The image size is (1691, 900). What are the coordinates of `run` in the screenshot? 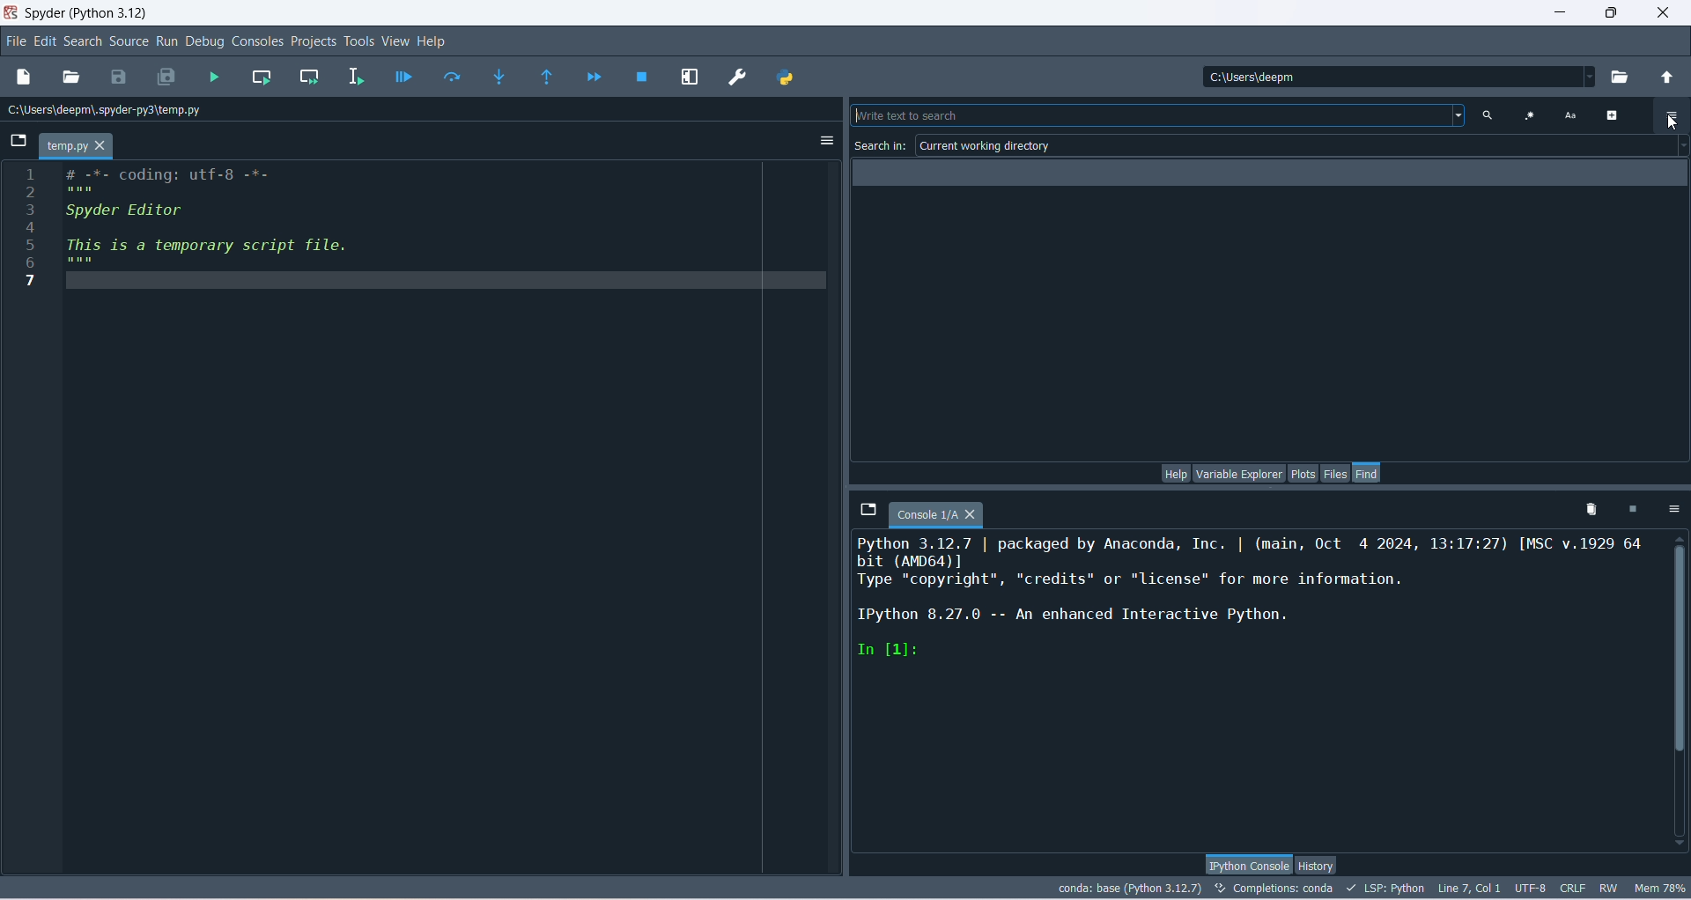 It's located at (168, 41).